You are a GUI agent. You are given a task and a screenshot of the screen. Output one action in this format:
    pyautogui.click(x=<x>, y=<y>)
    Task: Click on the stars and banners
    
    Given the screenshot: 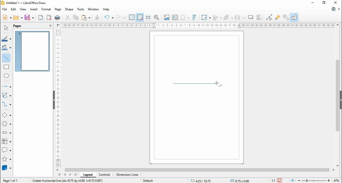 What is the action you would take?
    pyautogui.click(x=6, y=159)
    